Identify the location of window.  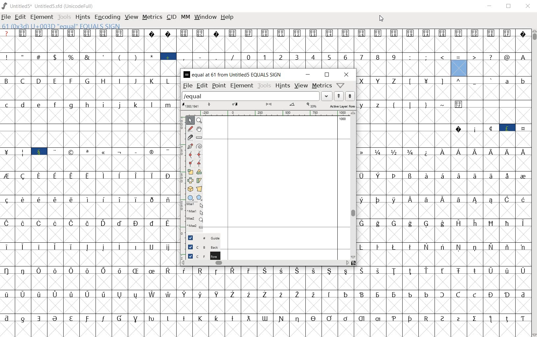
(205, 17).